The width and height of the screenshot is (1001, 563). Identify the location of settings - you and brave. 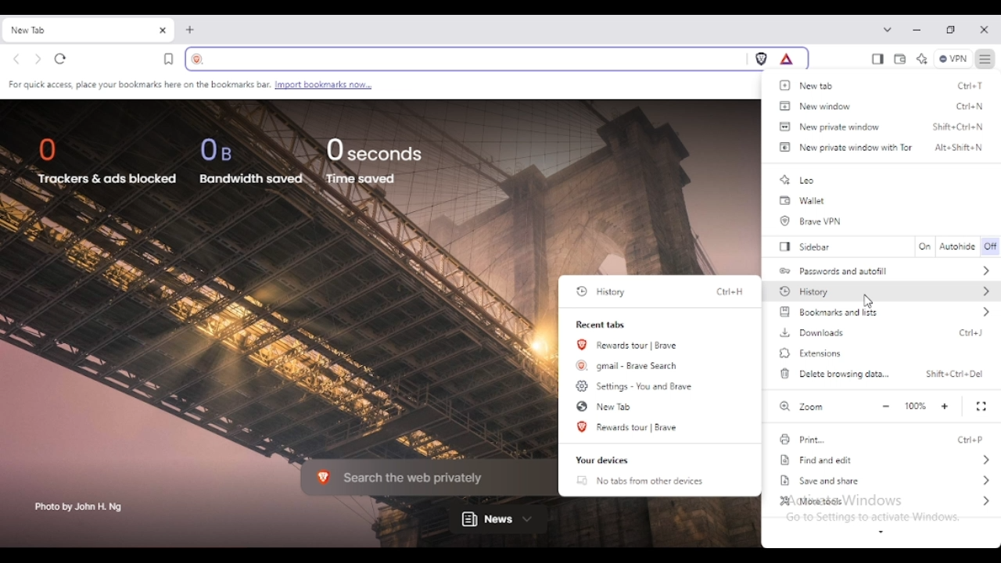
(636, 385).